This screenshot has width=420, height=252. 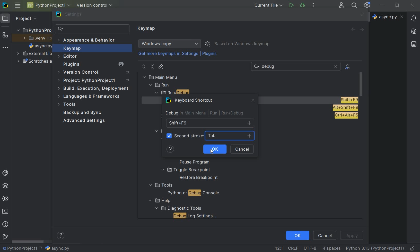 What do you see at coordinates (335, 66) in the screenshot?
I see `close` at bounding box center [335, 66].